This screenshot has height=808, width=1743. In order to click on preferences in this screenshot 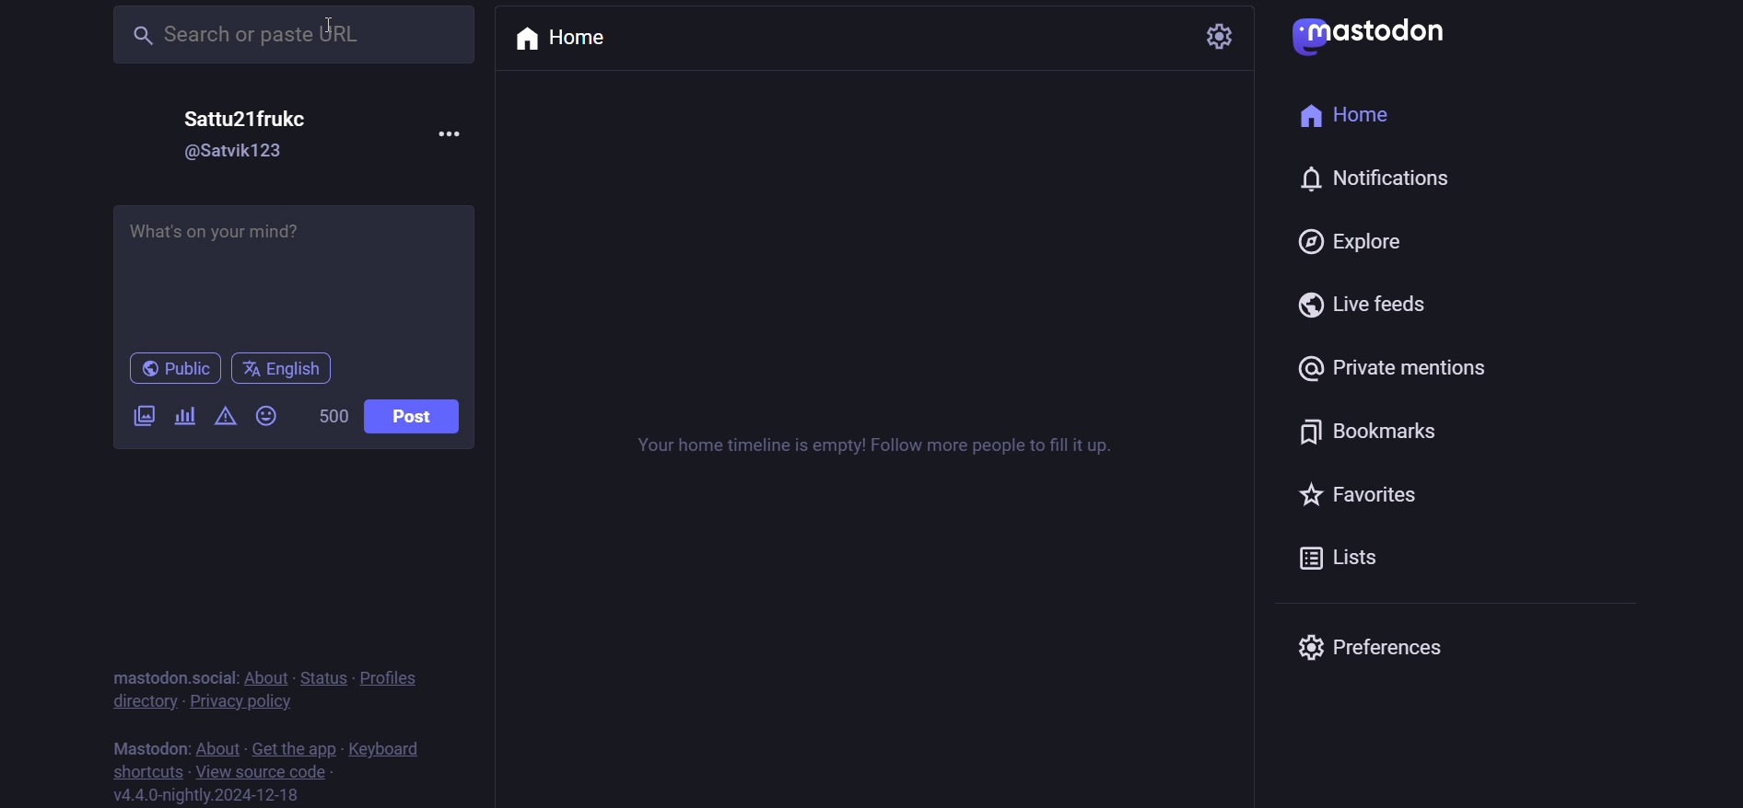, I will do `click(1367, 648)`.